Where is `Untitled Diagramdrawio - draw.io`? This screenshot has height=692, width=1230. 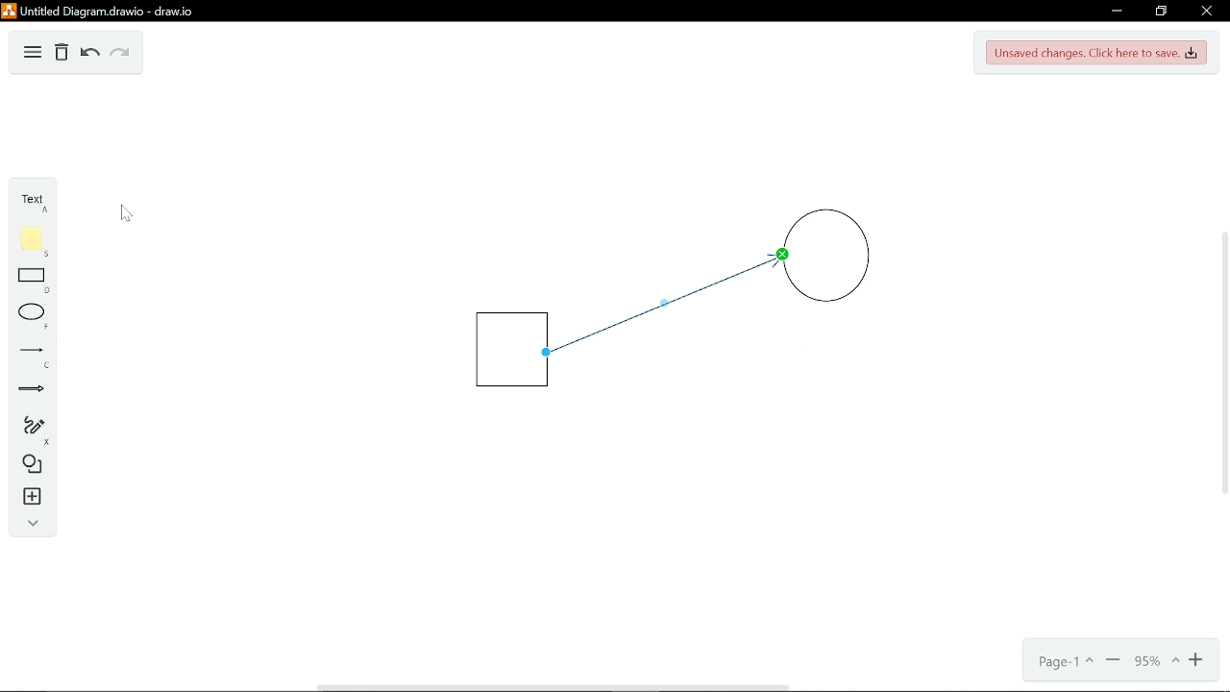 Untitled Diagramdrawio - draw.io is located at coordinates (100, 11).